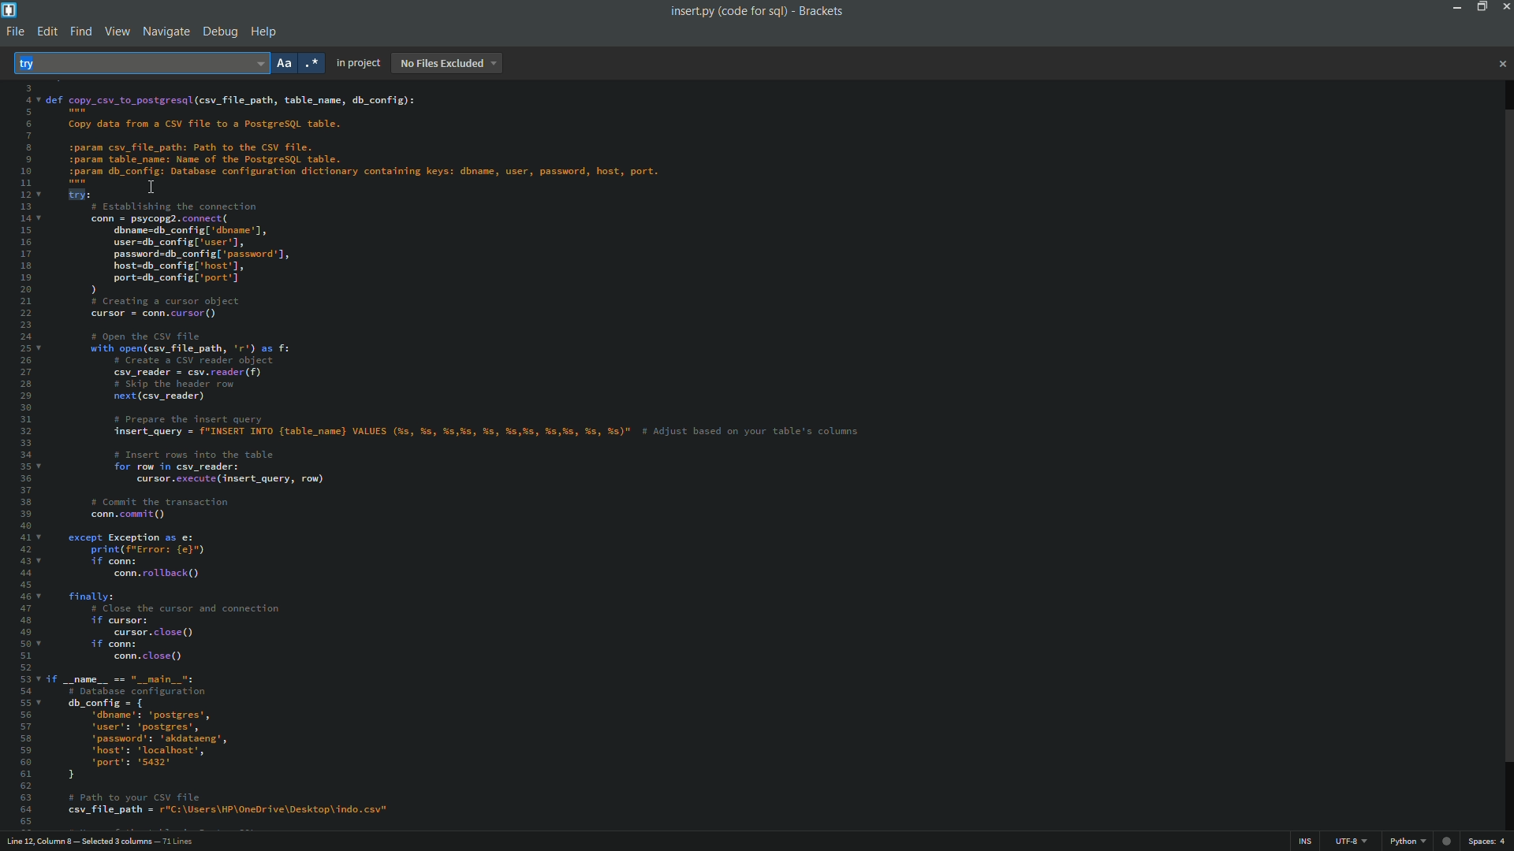 The image size is (1514, 851). What do you see at coordinates (1352, 843) in the screenshot?
I see `file encoding` at bounding box center [1352, 843].